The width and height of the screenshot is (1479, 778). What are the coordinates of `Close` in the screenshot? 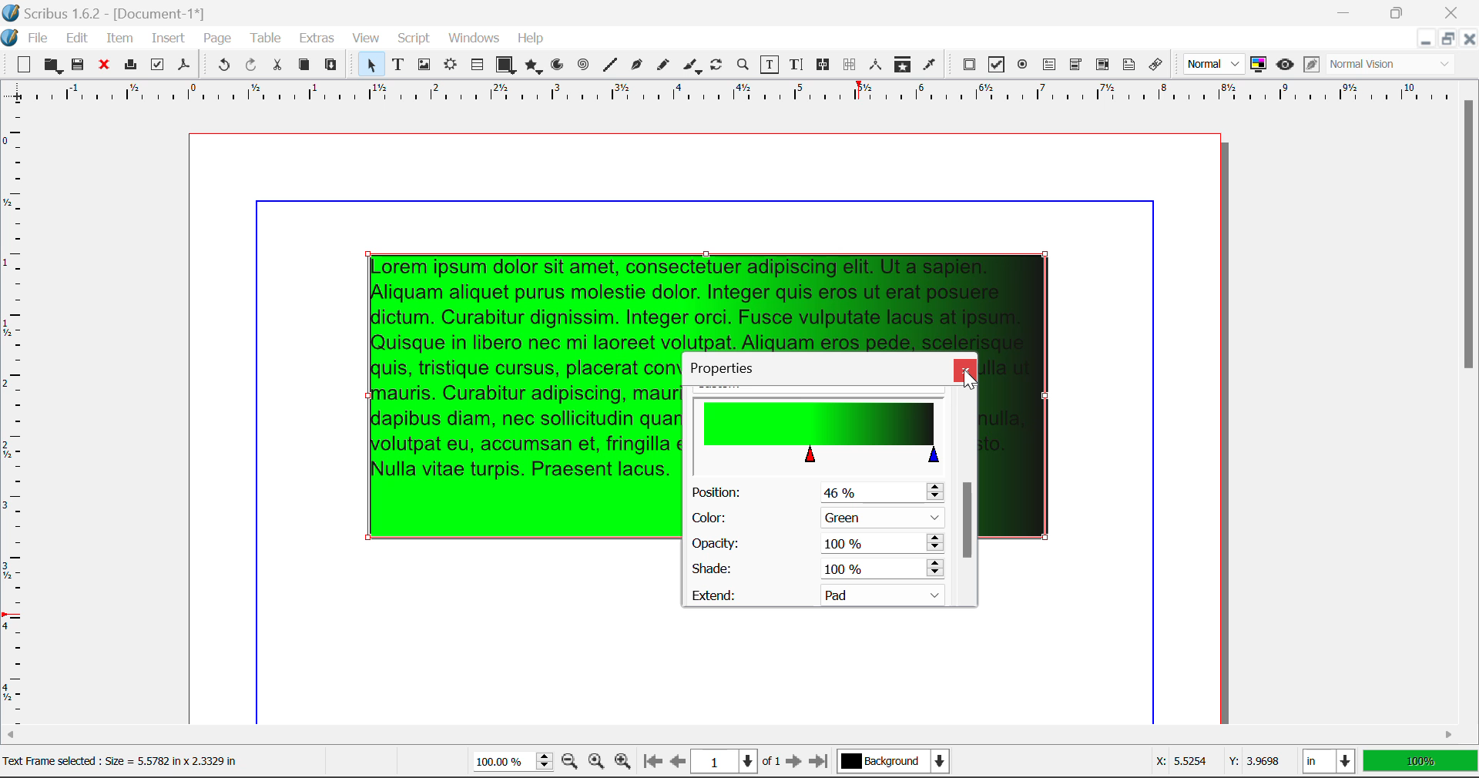 It's located at (1454, 11).